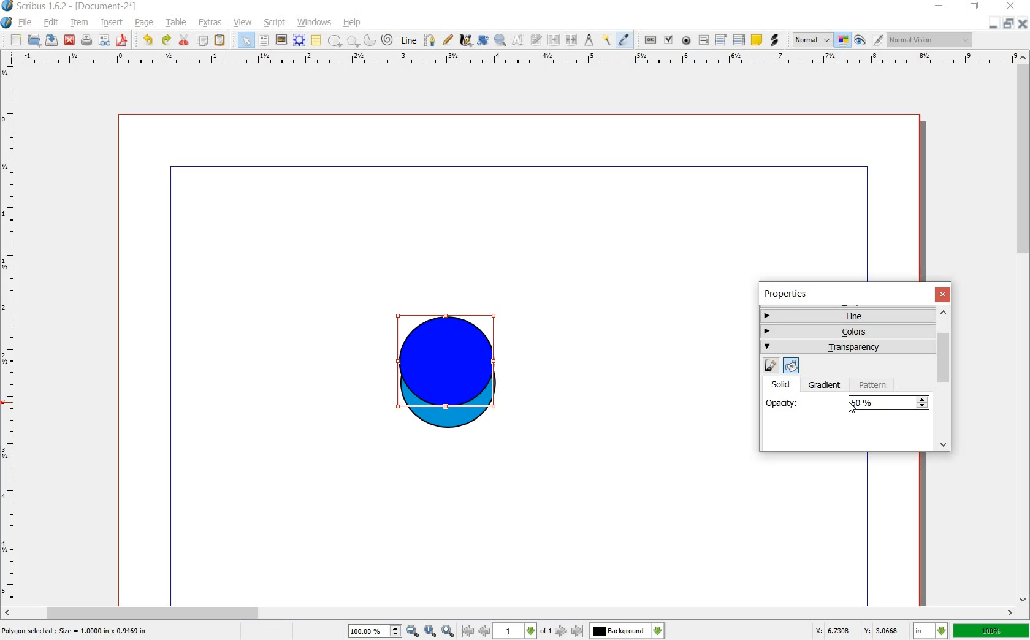 Image resolution: width=1030 pixels, height=640 pixels. Describe the element at coordinates (720, 40) in the screenshot. I see `pdf combo box` at that location.